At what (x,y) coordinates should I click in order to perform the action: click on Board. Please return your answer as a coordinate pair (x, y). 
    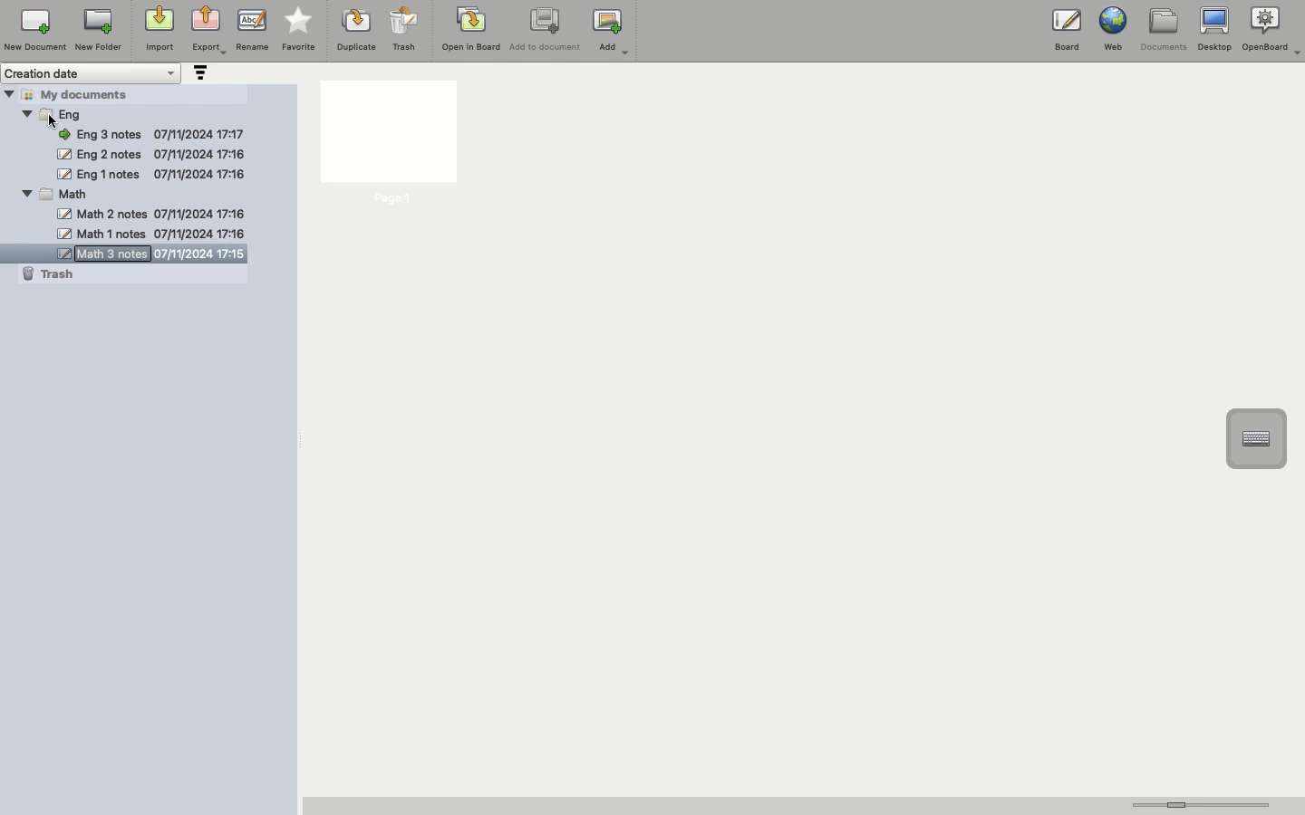
    Looking at the image, I should click on (1067, 34).